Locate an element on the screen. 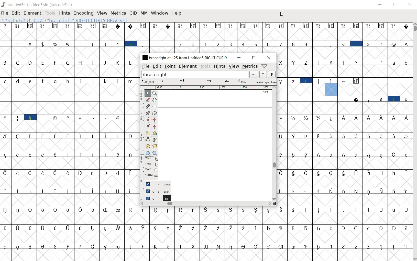  glyph characters is located at coordinates (275, 38).